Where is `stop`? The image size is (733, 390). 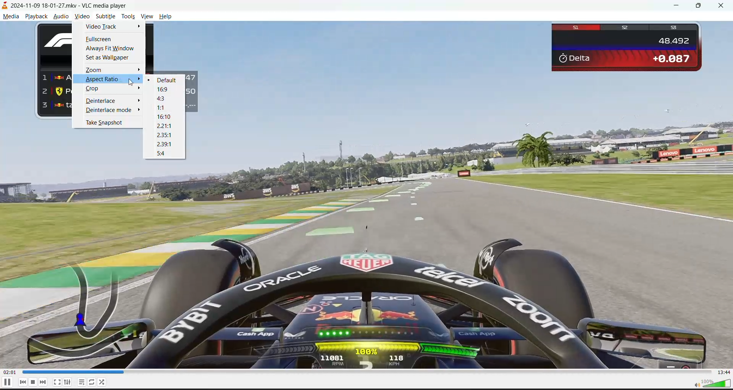
stop is located at coordinates (35, 382).